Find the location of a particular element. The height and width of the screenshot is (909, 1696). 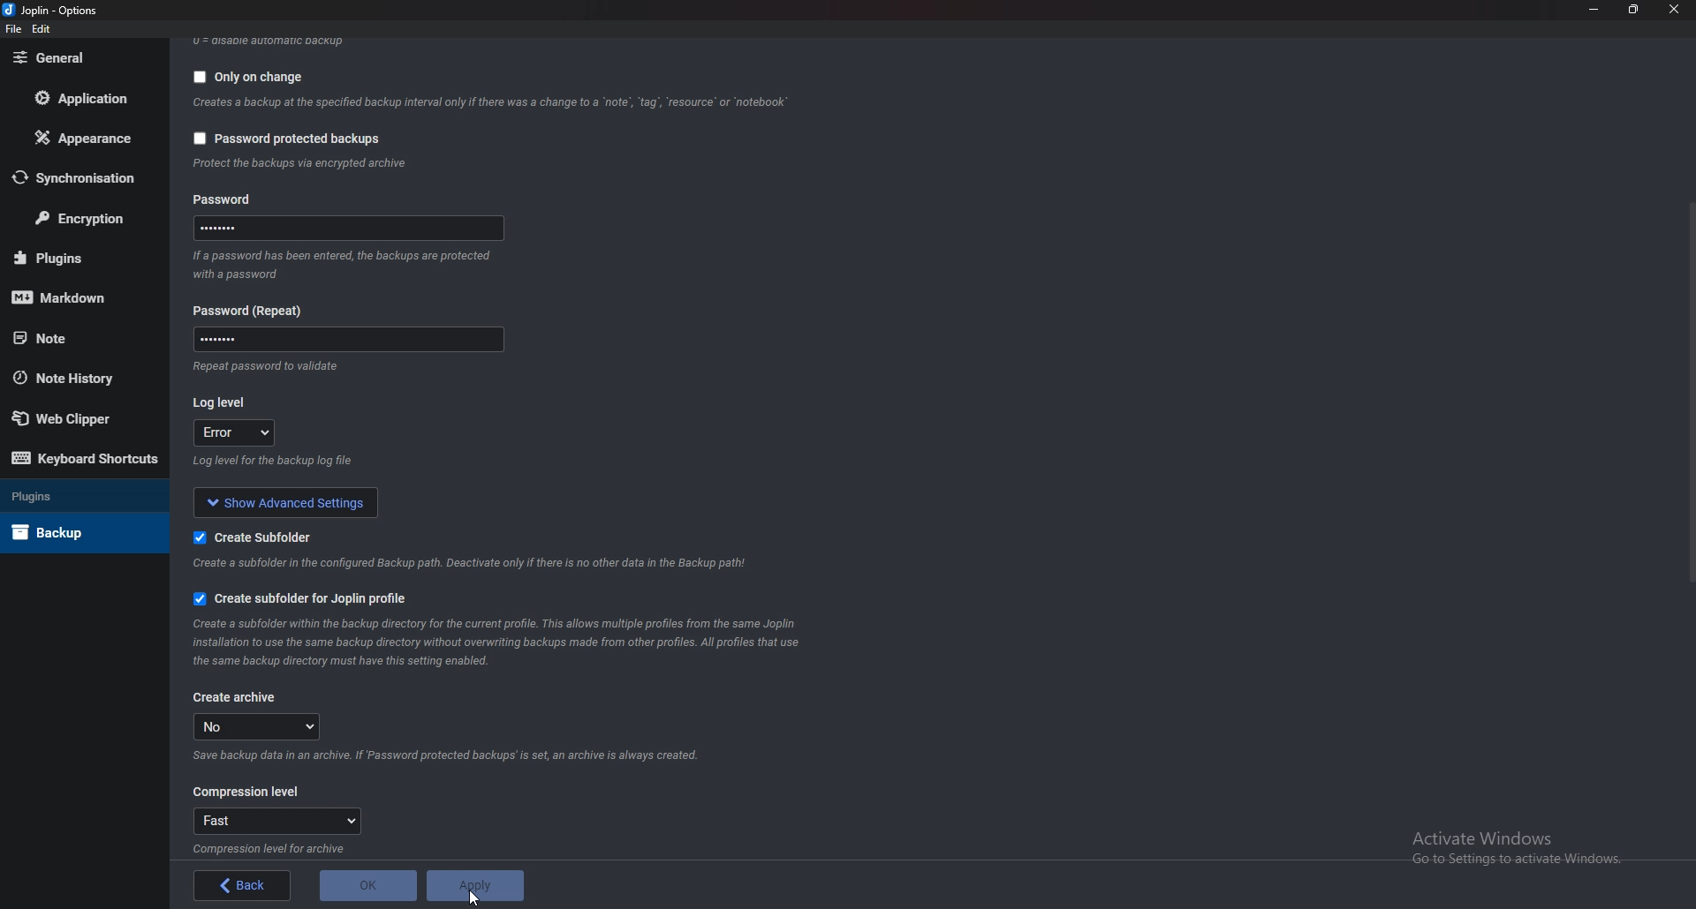

Back is located at coordinates (244, 885).